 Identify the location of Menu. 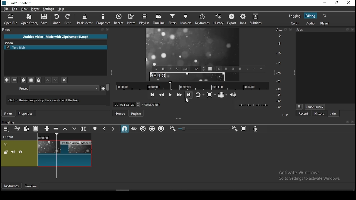
(299, 107).